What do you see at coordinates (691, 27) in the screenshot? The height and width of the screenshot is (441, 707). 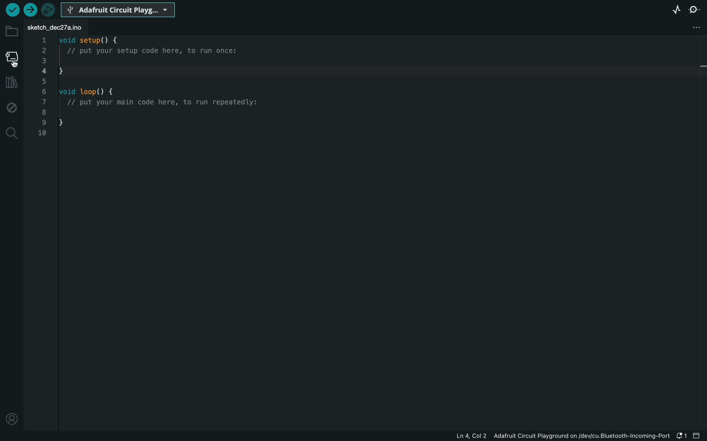 I see `file setting` at bounding box center [691, 27].